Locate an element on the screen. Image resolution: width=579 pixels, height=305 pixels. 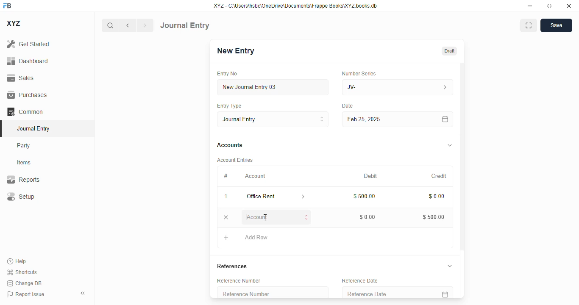
journal entry is located at coordinates (33, 128).